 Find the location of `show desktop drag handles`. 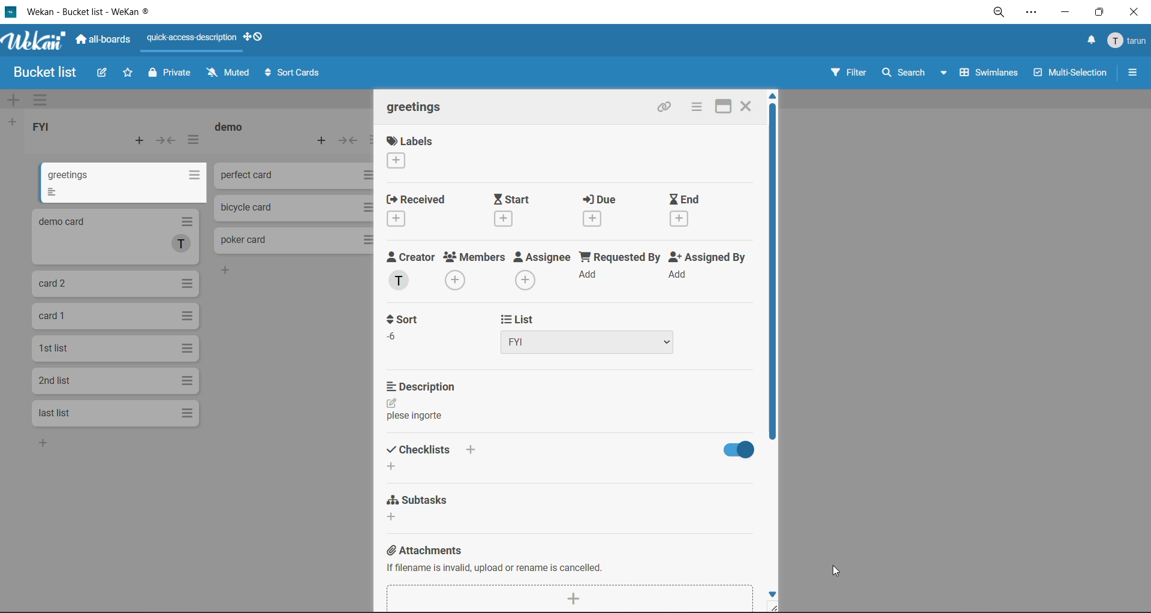

show desktop drag handles is located at coordinates (257, 35).